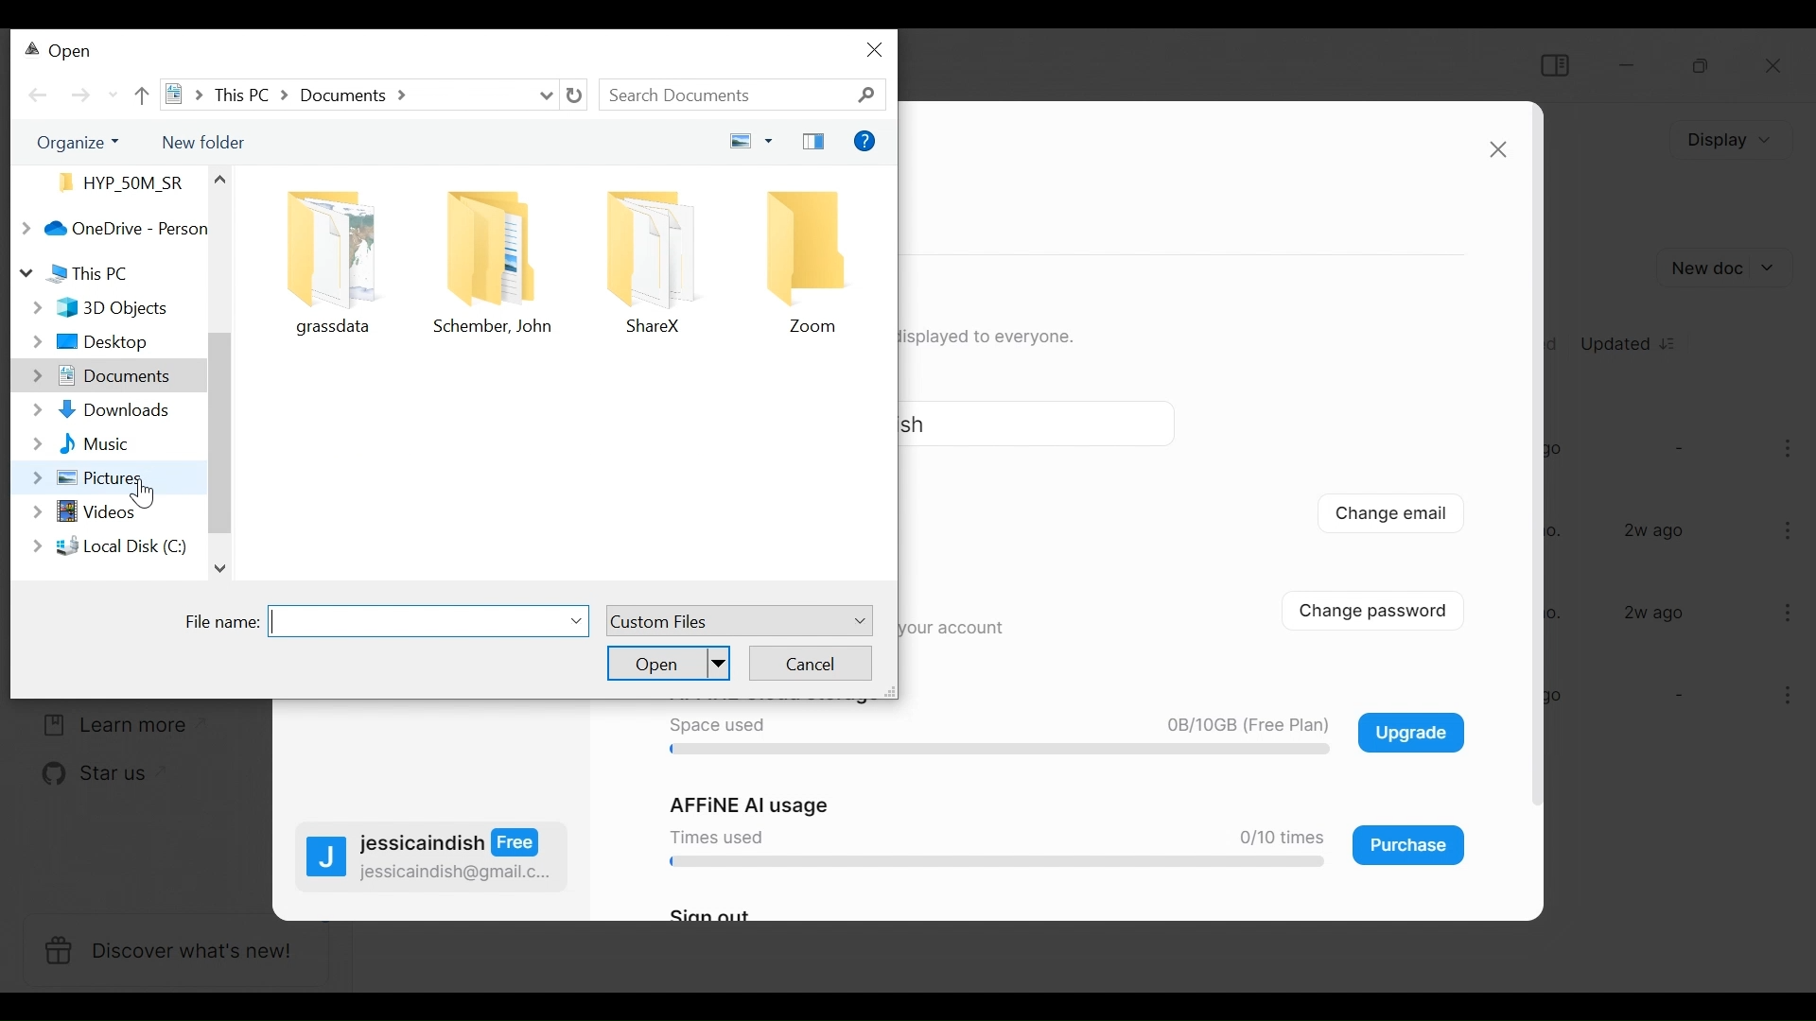  What do you see at coordinates (1497, 150) in the screenshot?
I see `close` at bounding box center [1497, 150].